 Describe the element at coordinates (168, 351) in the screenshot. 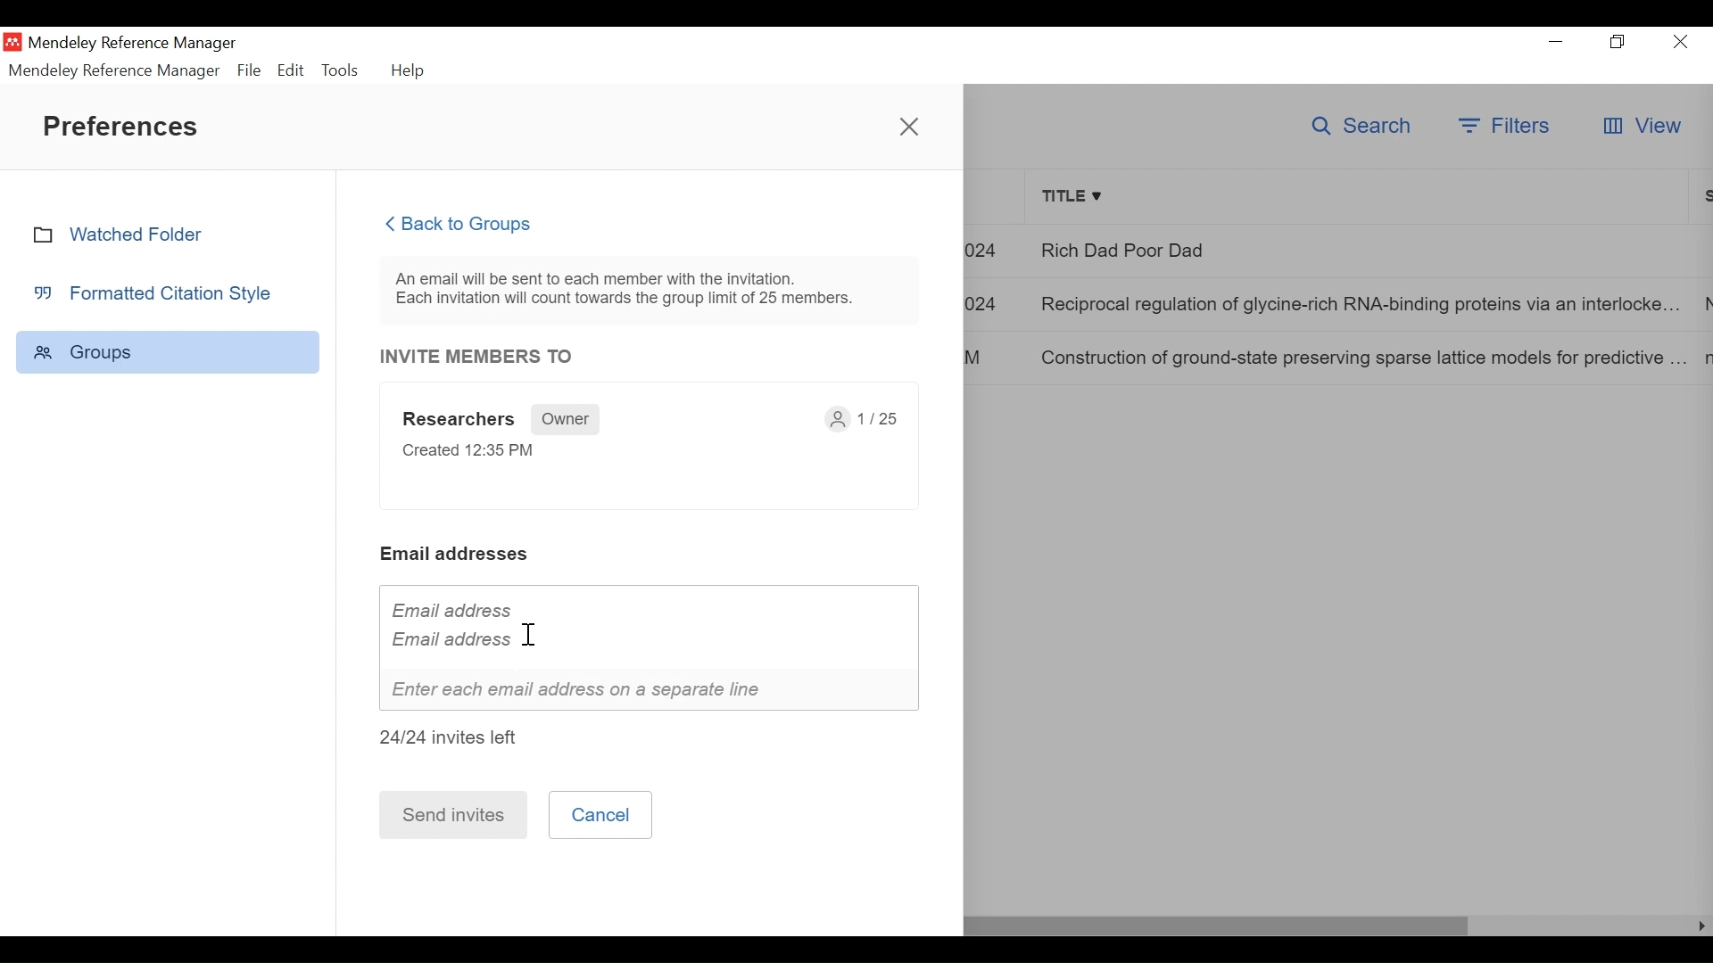

I see `Group` at that location.